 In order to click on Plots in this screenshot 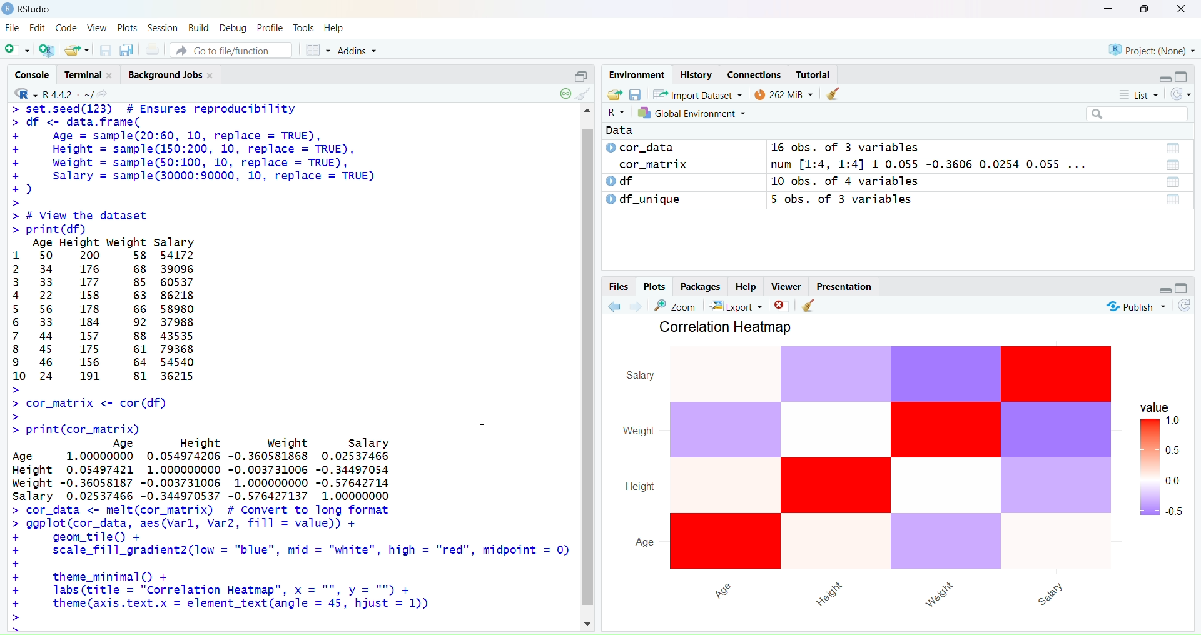, I will do `click(656, 287)`.